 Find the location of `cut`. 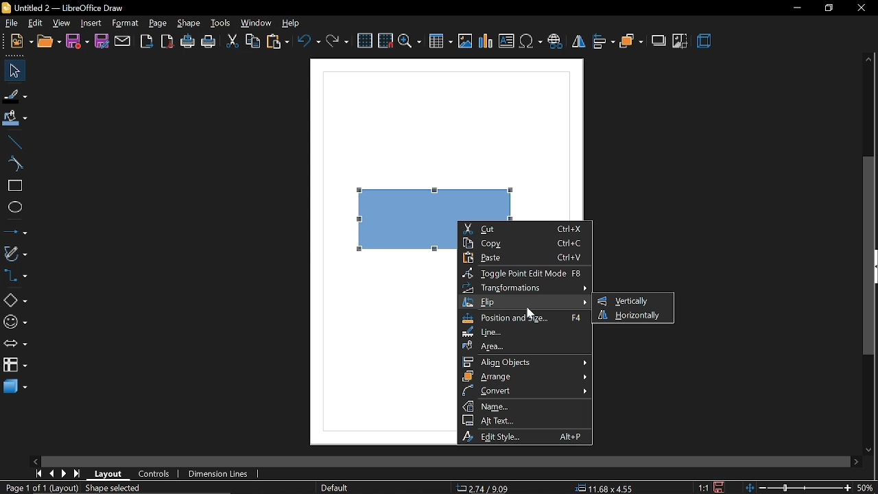

cut is located at coordinates (525, 228).